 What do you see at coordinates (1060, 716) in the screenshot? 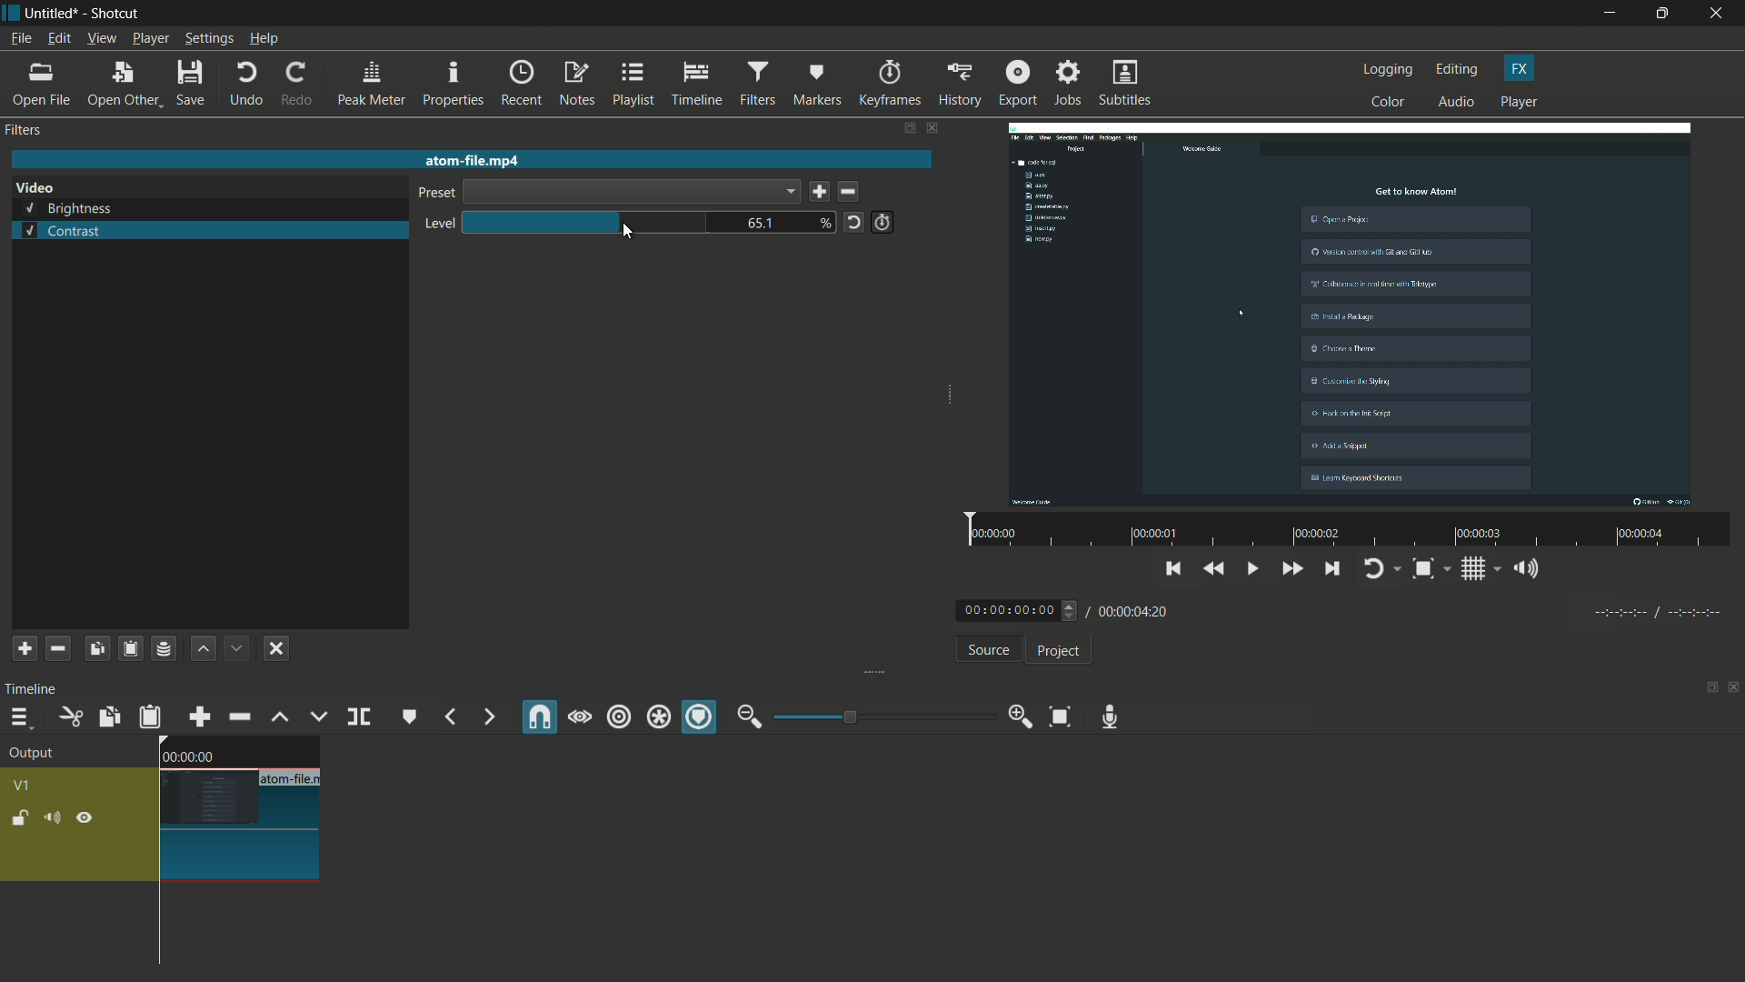
I see `zoom timeline to fit` at bounding box center [1060, 716].